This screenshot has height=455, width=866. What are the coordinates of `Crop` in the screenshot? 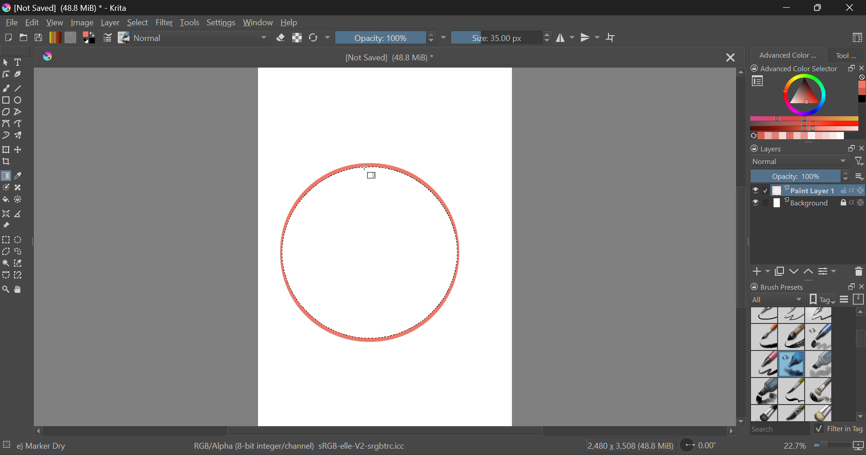 It's located at (612, 38).